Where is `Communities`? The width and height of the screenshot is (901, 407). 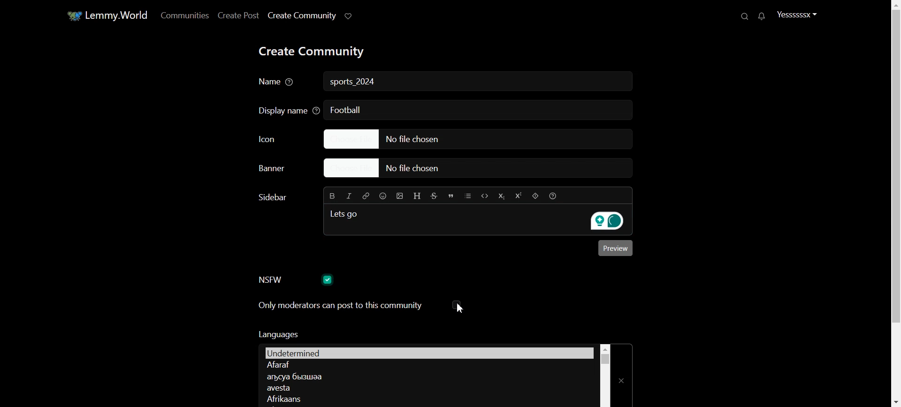
Communities is located at coordinates (183, 15).